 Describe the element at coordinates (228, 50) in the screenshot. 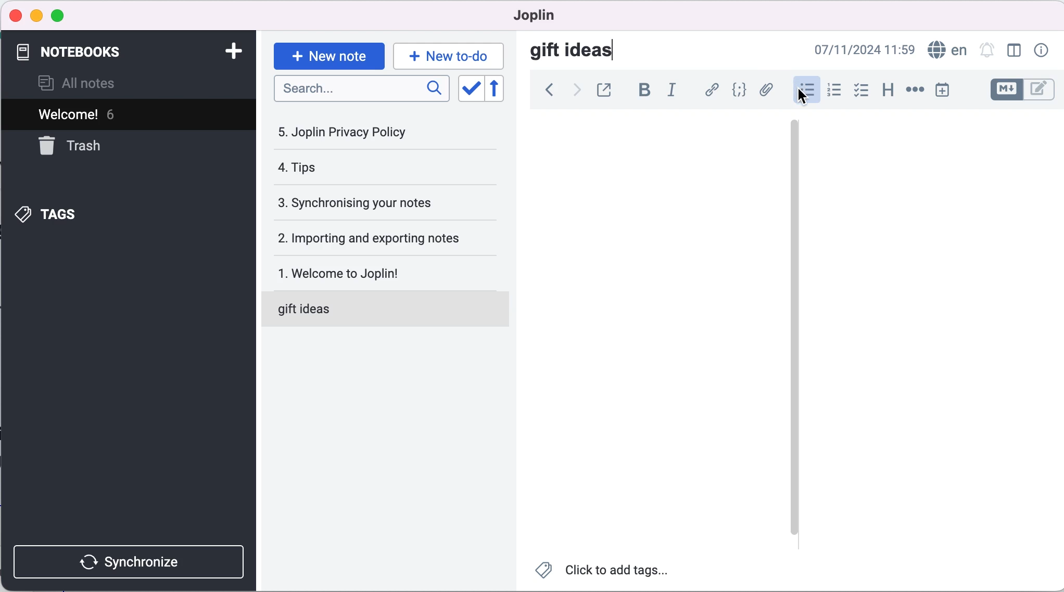

I see `add note` at that location.